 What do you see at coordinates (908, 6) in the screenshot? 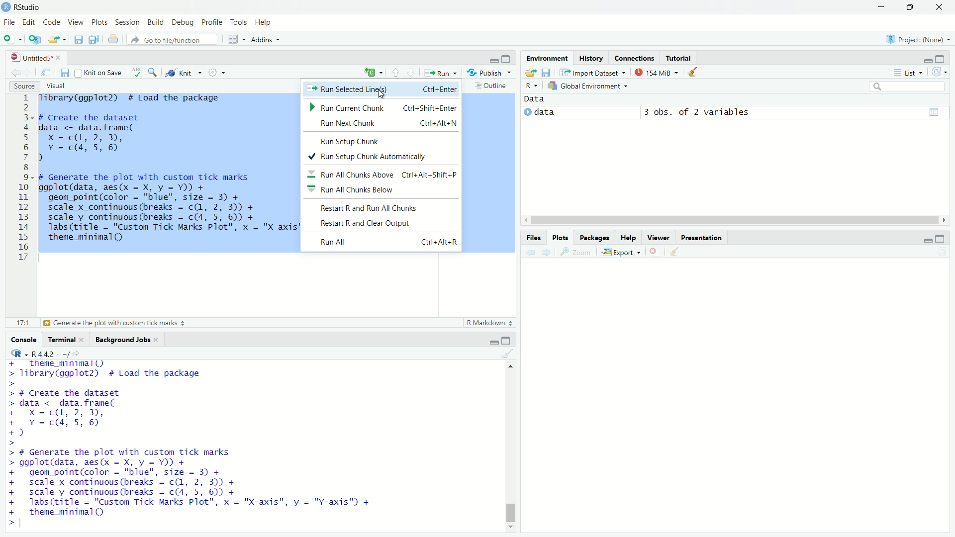
I see `maximize` at bounding box center [908, 6].